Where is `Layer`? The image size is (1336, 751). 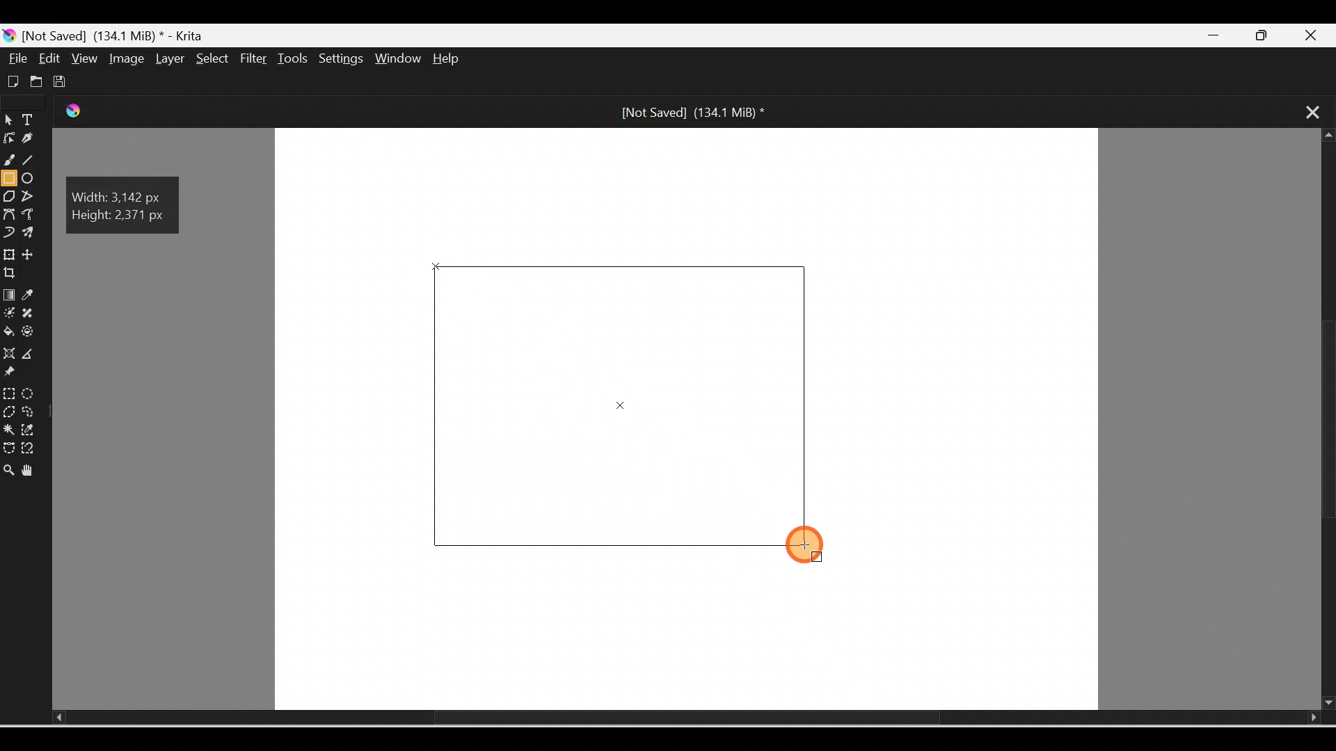 Layer is located at coordinates (167, 59).